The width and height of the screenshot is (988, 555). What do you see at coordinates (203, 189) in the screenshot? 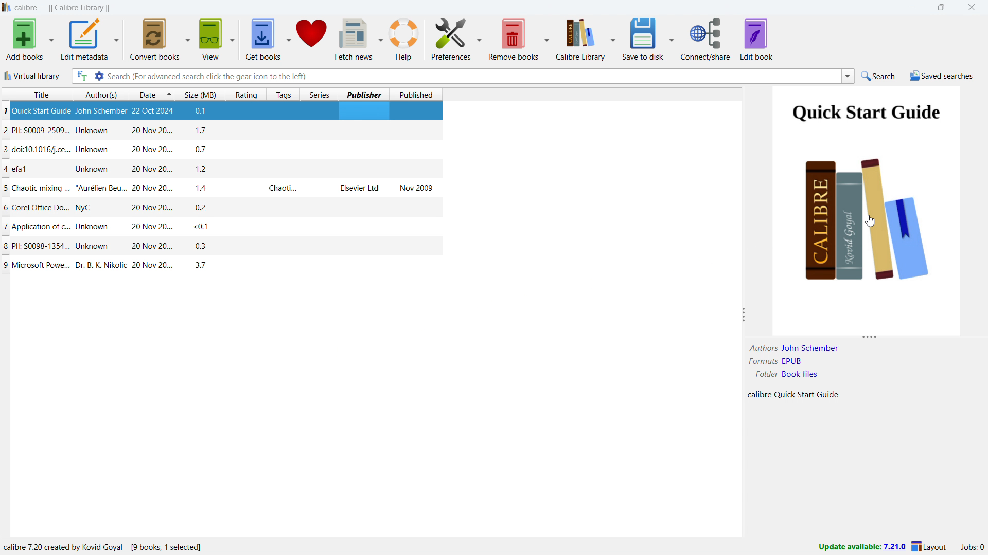
I see `1.4` at bounding box center [203, 189].